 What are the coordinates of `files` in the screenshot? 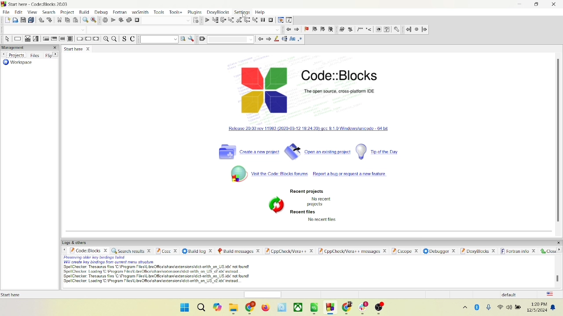 It's located at (35, 55).